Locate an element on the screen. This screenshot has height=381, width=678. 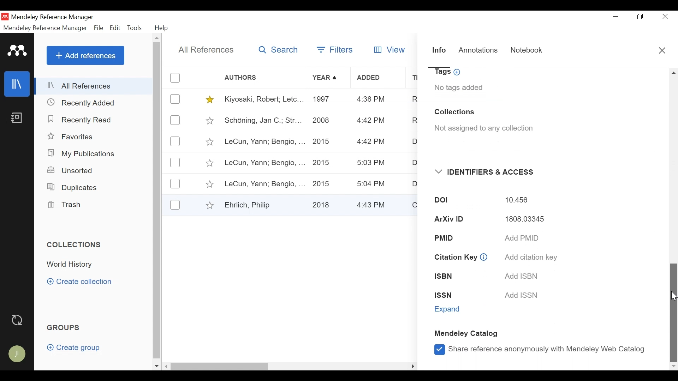
(un)select favorite is located at coordinates (209, 185).